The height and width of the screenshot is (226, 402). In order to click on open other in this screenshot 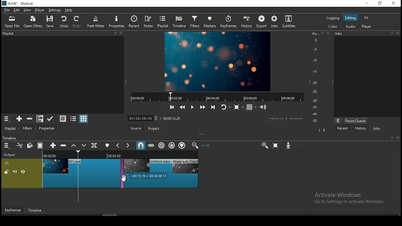, I will do `click(34, 22)`.